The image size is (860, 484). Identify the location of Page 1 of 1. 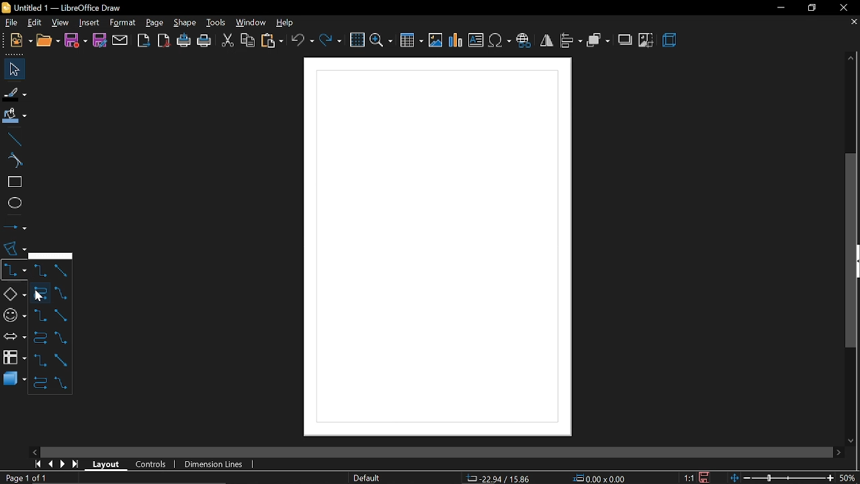
(30, 478).